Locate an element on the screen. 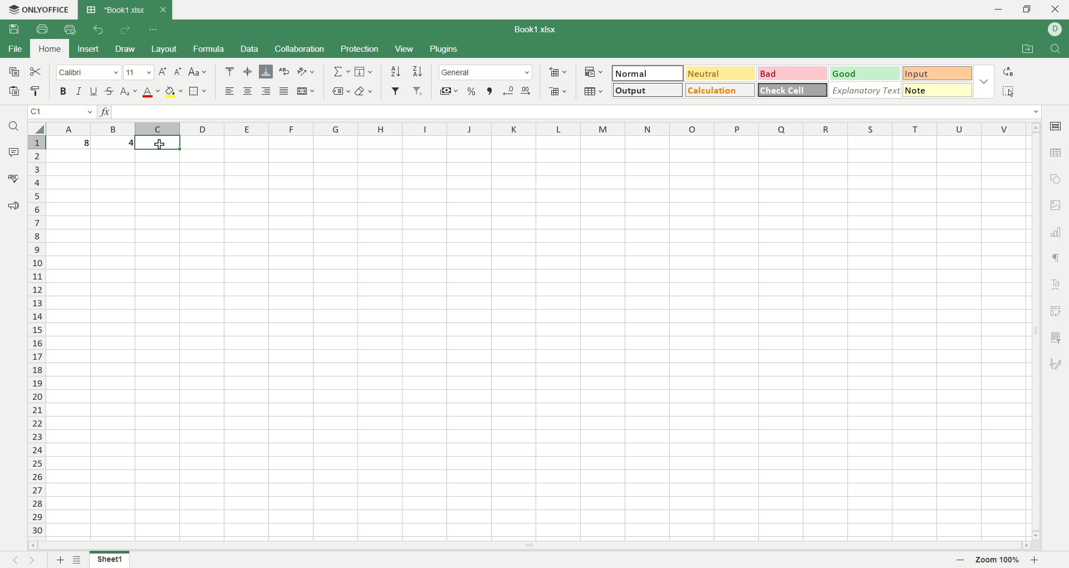  close is located at coordinates (1056, 9).